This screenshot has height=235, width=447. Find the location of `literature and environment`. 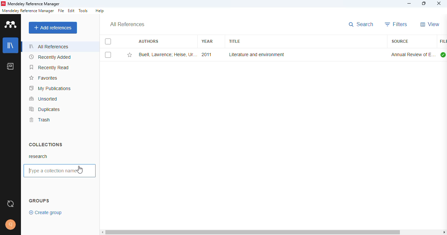

literature and environment is located at coordinates (256, 55).